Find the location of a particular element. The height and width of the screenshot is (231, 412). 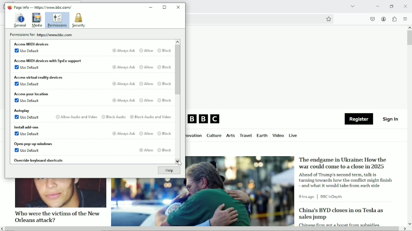

Travel is located at coordinates (245, 135).